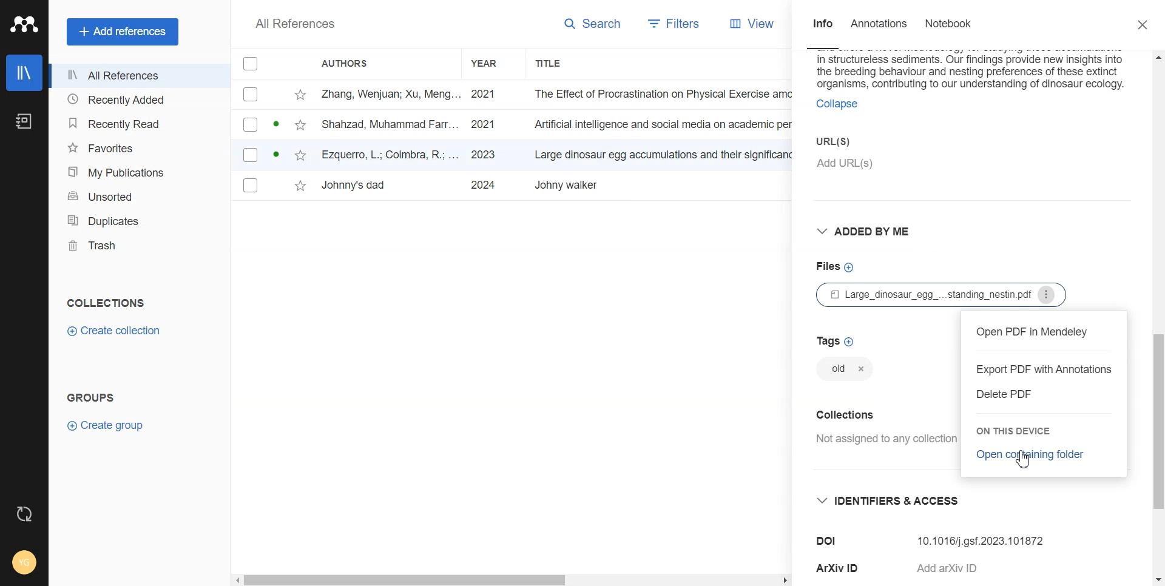 This screenshot has height=586, width=1165. Describe the element at coordinates (90, 397) in the screenshot. I see `Groups` at that location.